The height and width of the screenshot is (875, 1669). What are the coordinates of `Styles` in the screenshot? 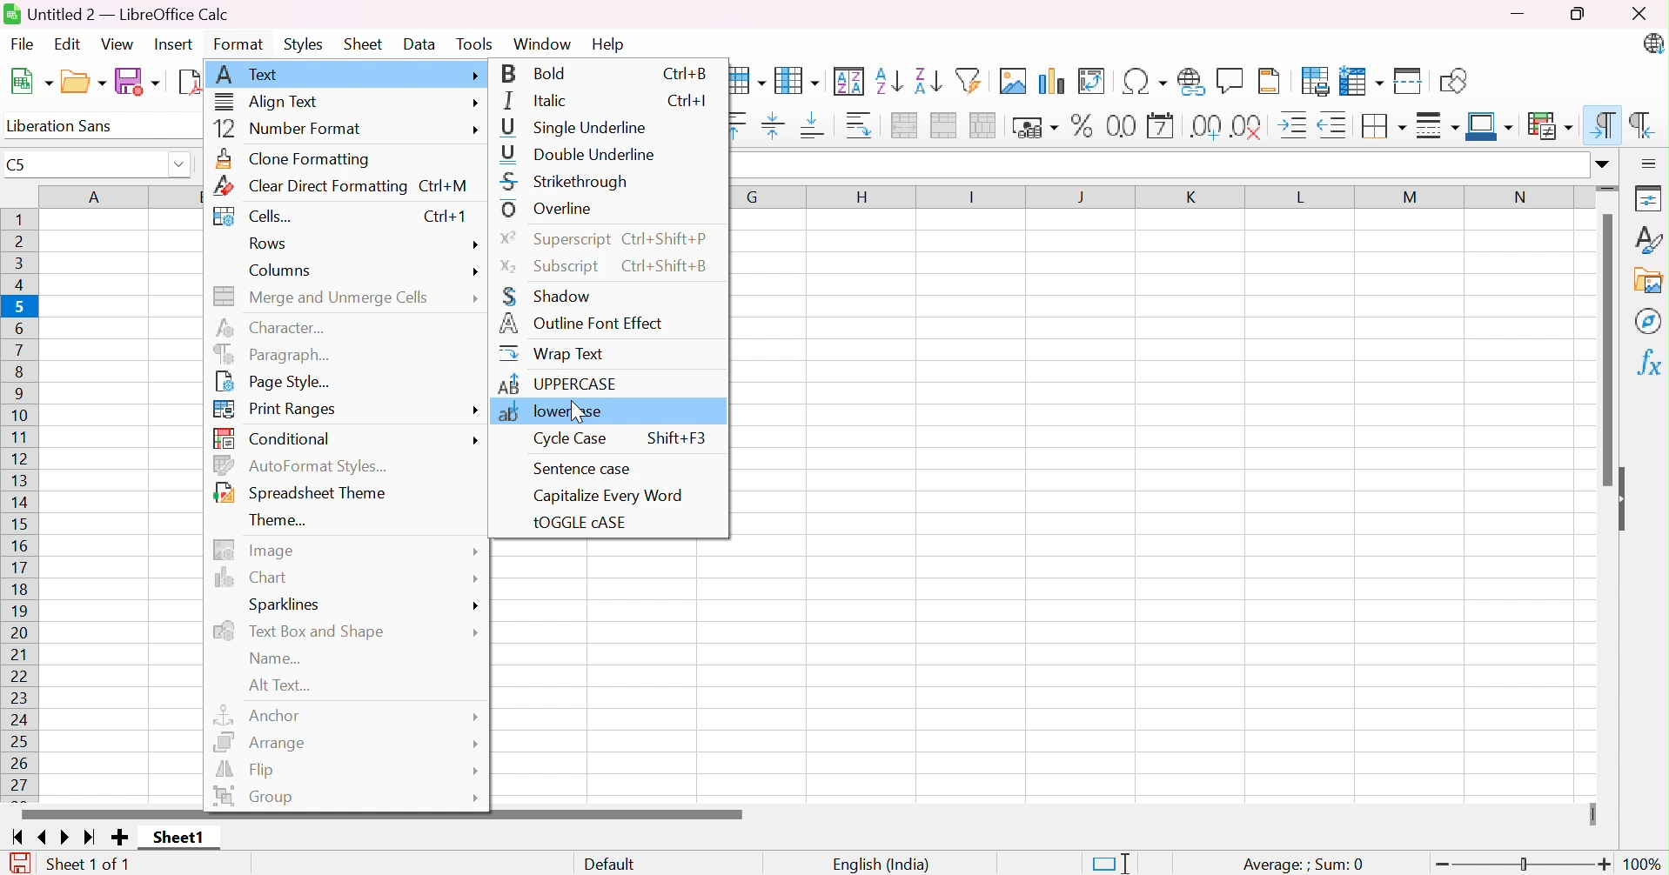 It's located at (1650, 239).